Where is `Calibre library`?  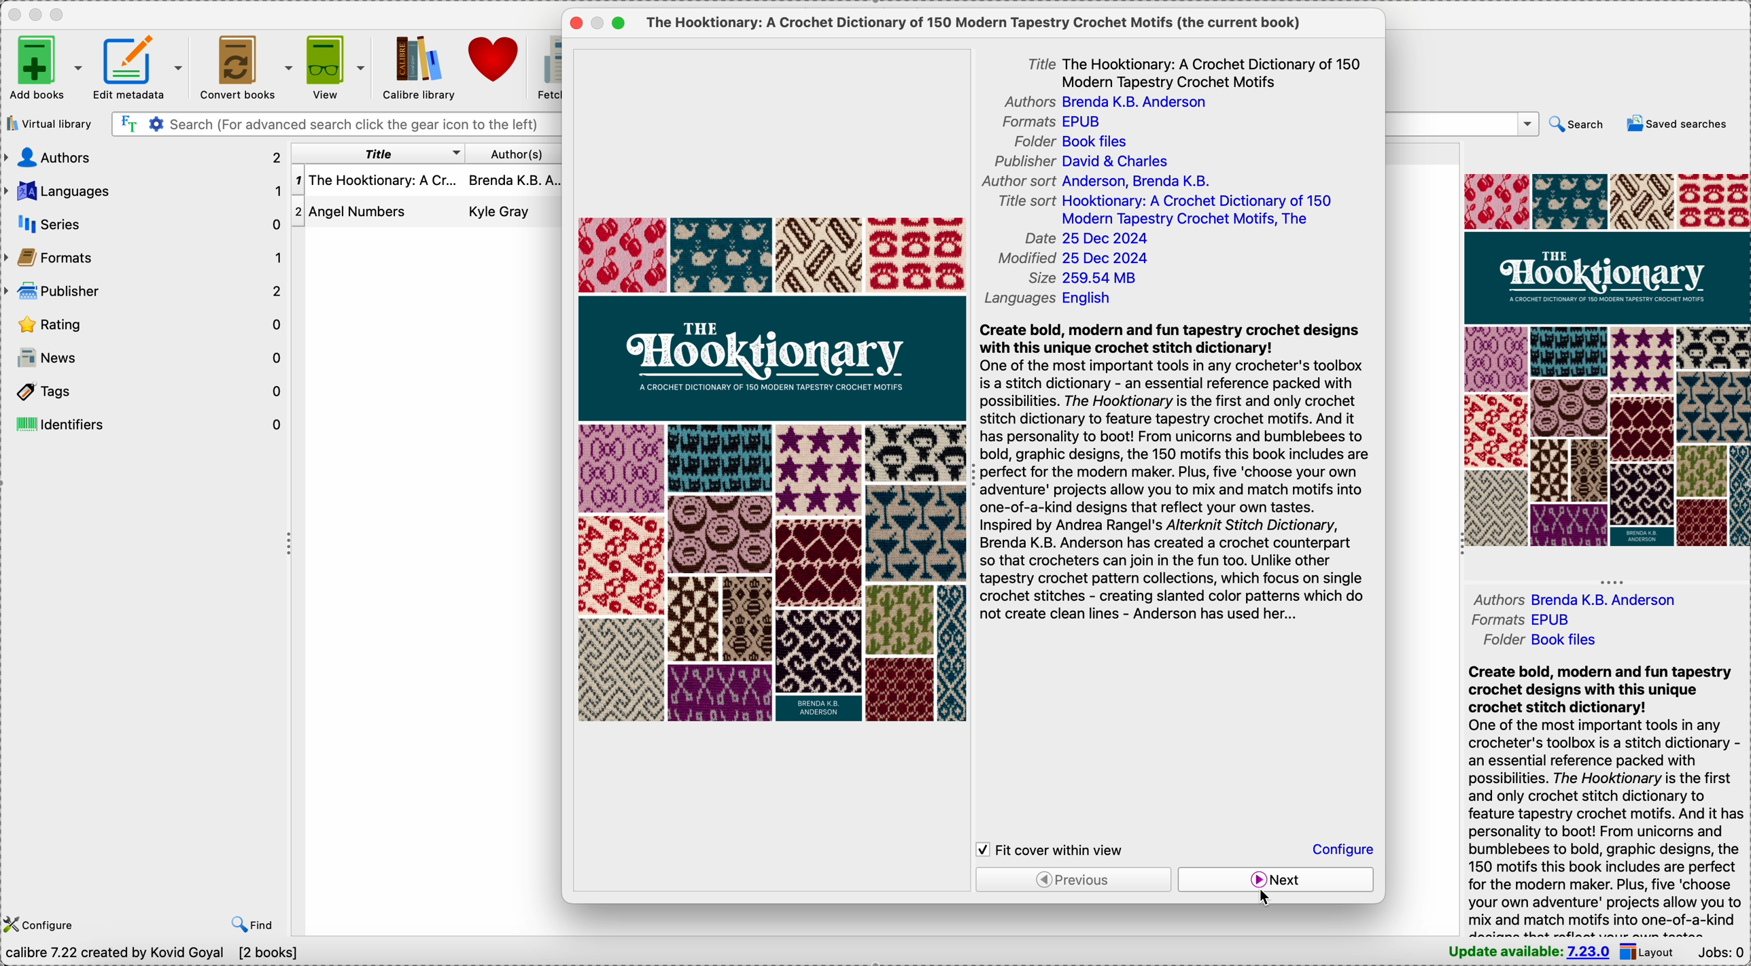
Calibre library is located at coordinates (417, 67).